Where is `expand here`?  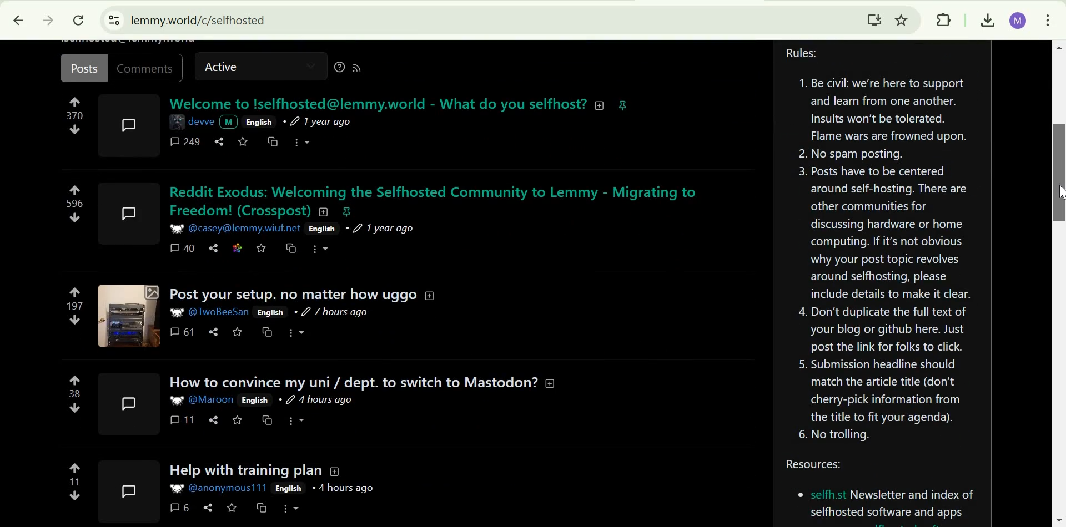
expand here is located at coordinates (128, 315).